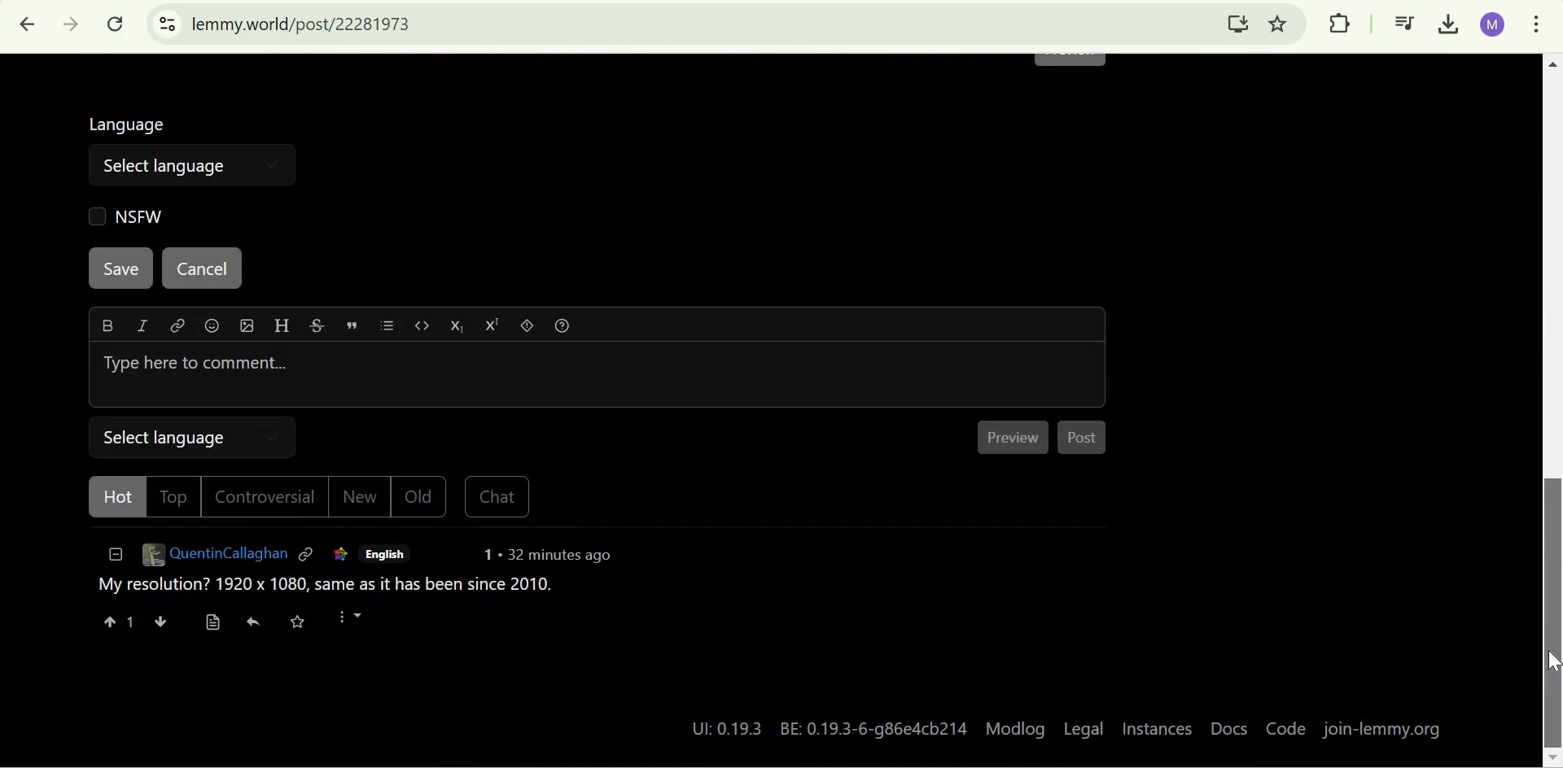 Image resolution: width=1563 pixels, height=768 pixels. What do you see at coordinates (598, 374) in the screenshot?
I see `Type here to comment...` at bounding box center [598, 374].